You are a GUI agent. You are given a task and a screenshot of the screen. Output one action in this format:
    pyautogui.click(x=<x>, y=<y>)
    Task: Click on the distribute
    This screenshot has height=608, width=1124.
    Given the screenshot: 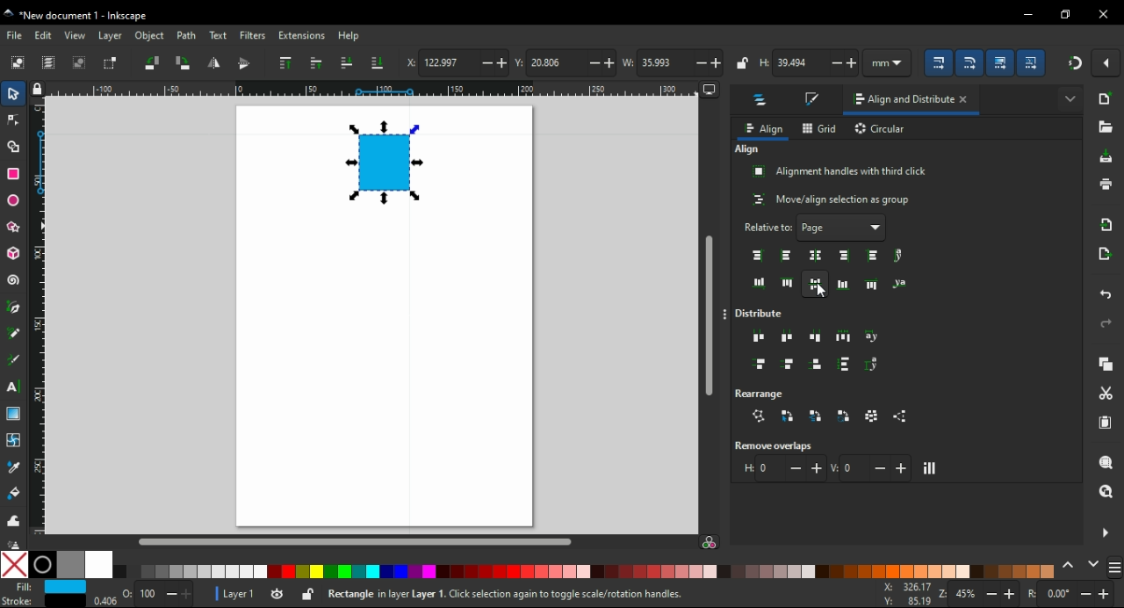 What is the action you would take?
    pyautogui.click(x=764, y=314)
    